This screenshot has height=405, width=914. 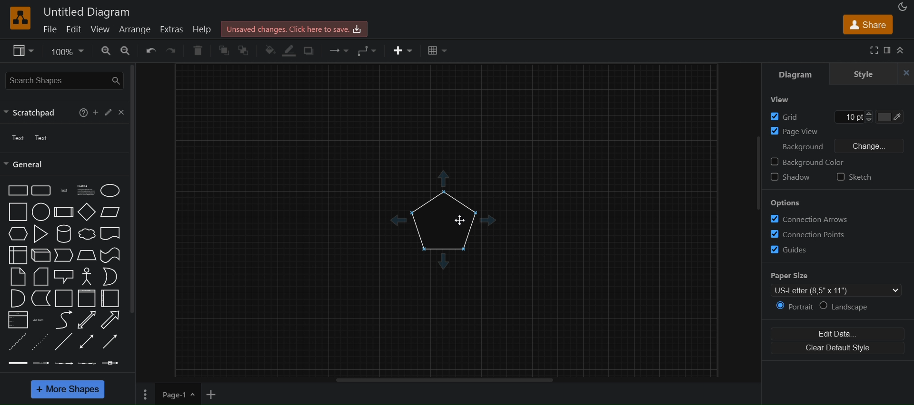 What do you see at coordinates (889, 117) in the screenshot?
I see `Colour picker` at bounding box center [889, 117].